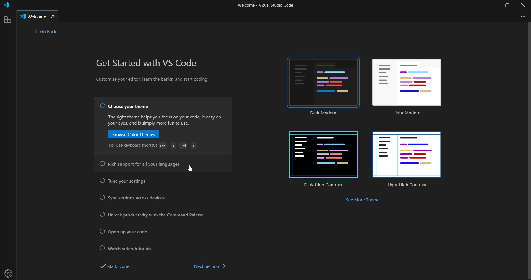  I want to click on light high contrast, so click(407, 154).